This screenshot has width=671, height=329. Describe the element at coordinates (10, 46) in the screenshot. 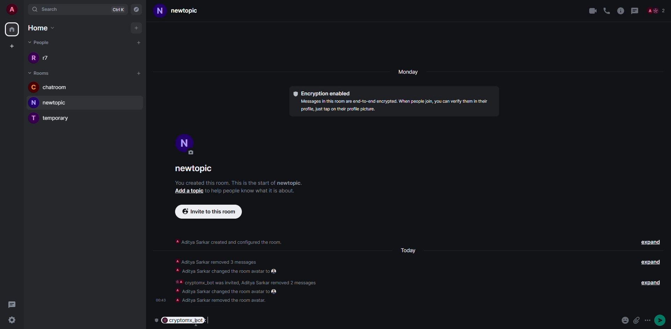

I see `create space` at that location.